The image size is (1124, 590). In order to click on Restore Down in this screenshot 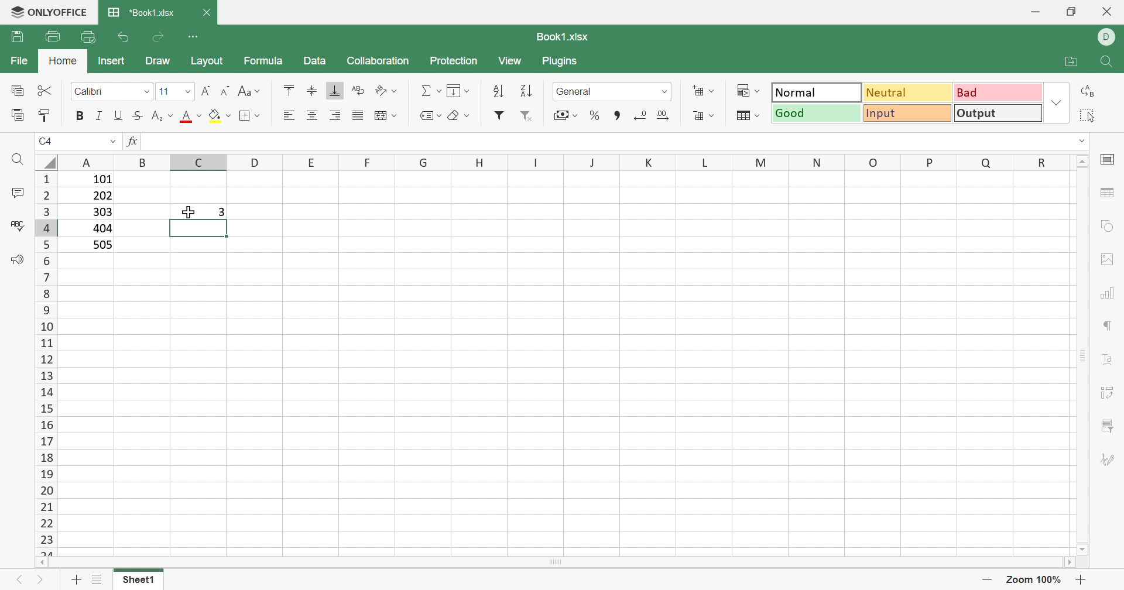, I will do `click(1070, 12)`.